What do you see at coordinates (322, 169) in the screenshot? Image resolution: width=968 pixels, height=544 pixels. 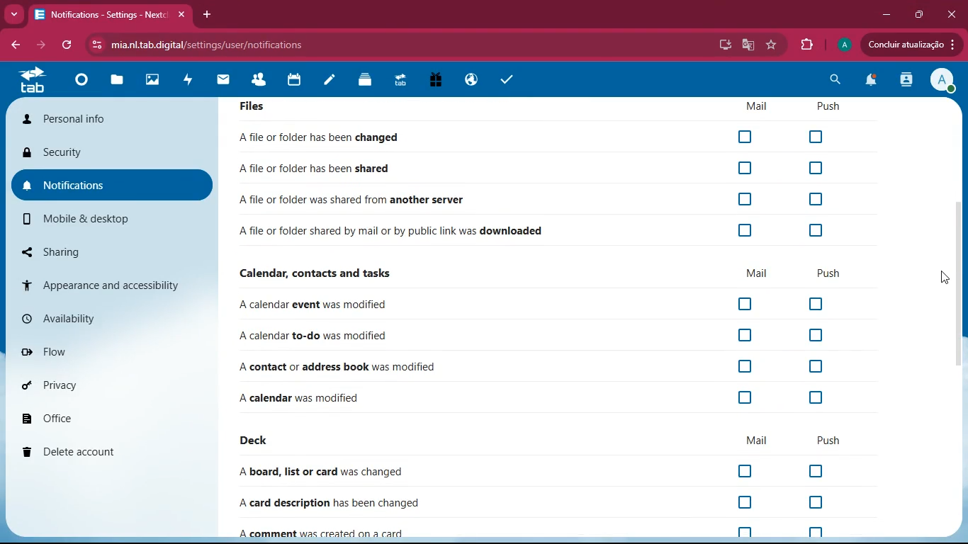 I see `file shared` at bounding box center [322, 169].